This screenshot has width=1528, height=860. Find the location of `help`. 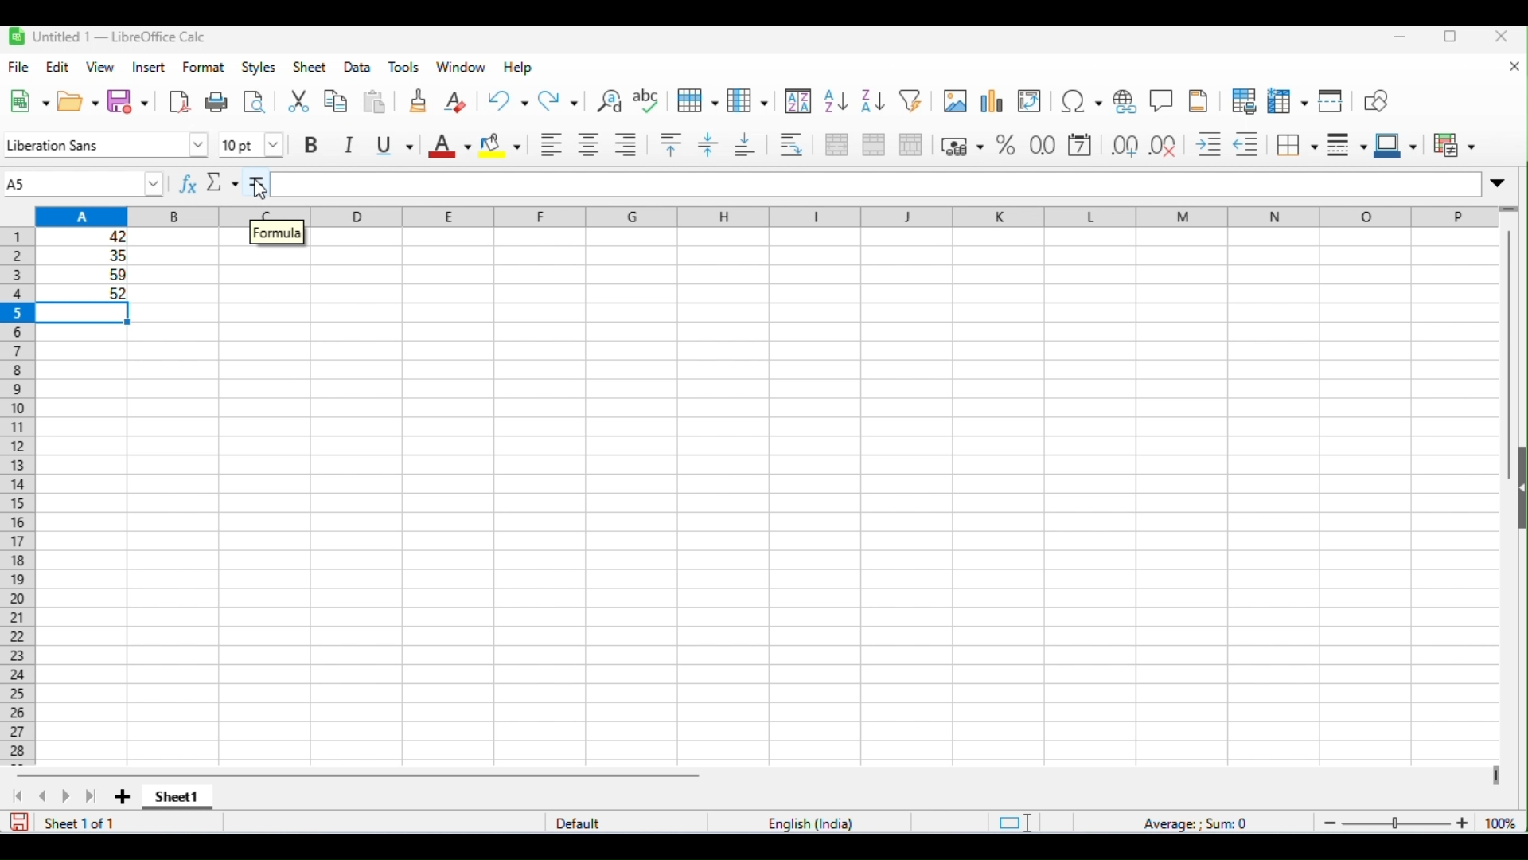

help is located at coordinates (521, 68).